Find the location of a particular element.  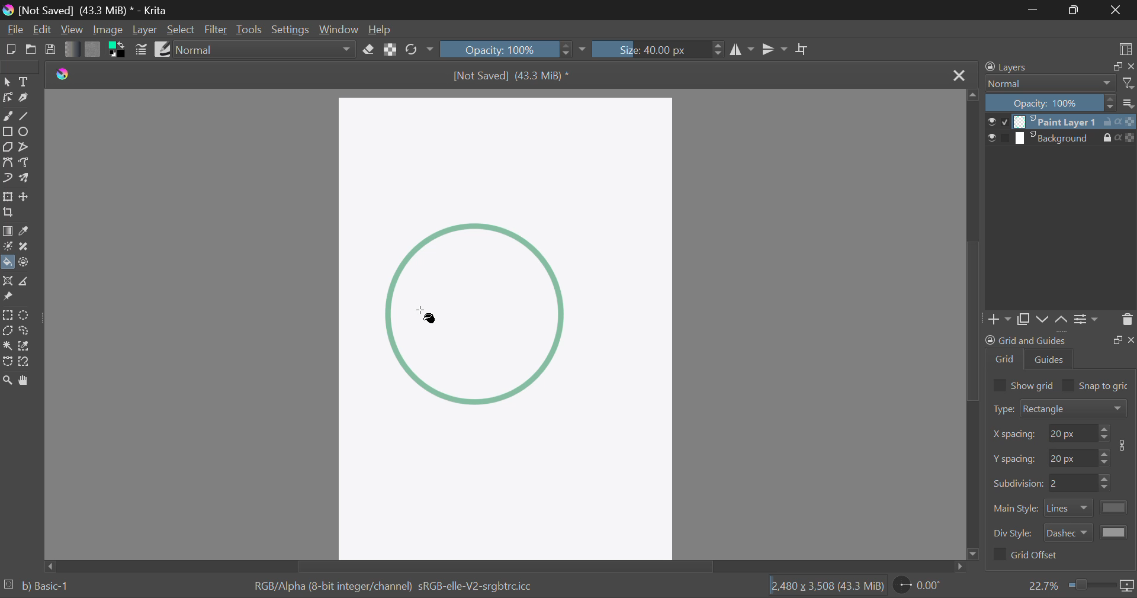

Page Rotation is located at coordinates (920, 587).